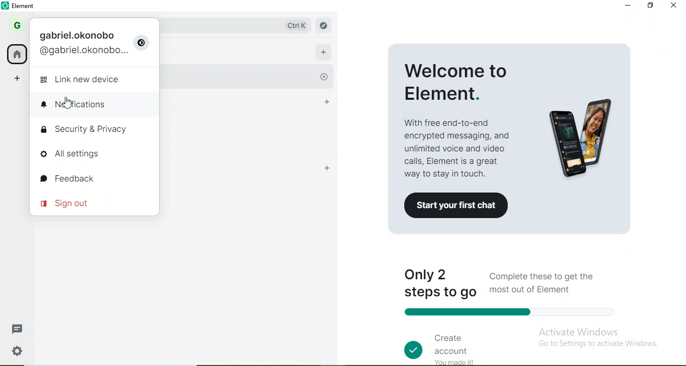  Describe the element at coordinates (6, 6) in the screenshot. I see `element logo` at that location.